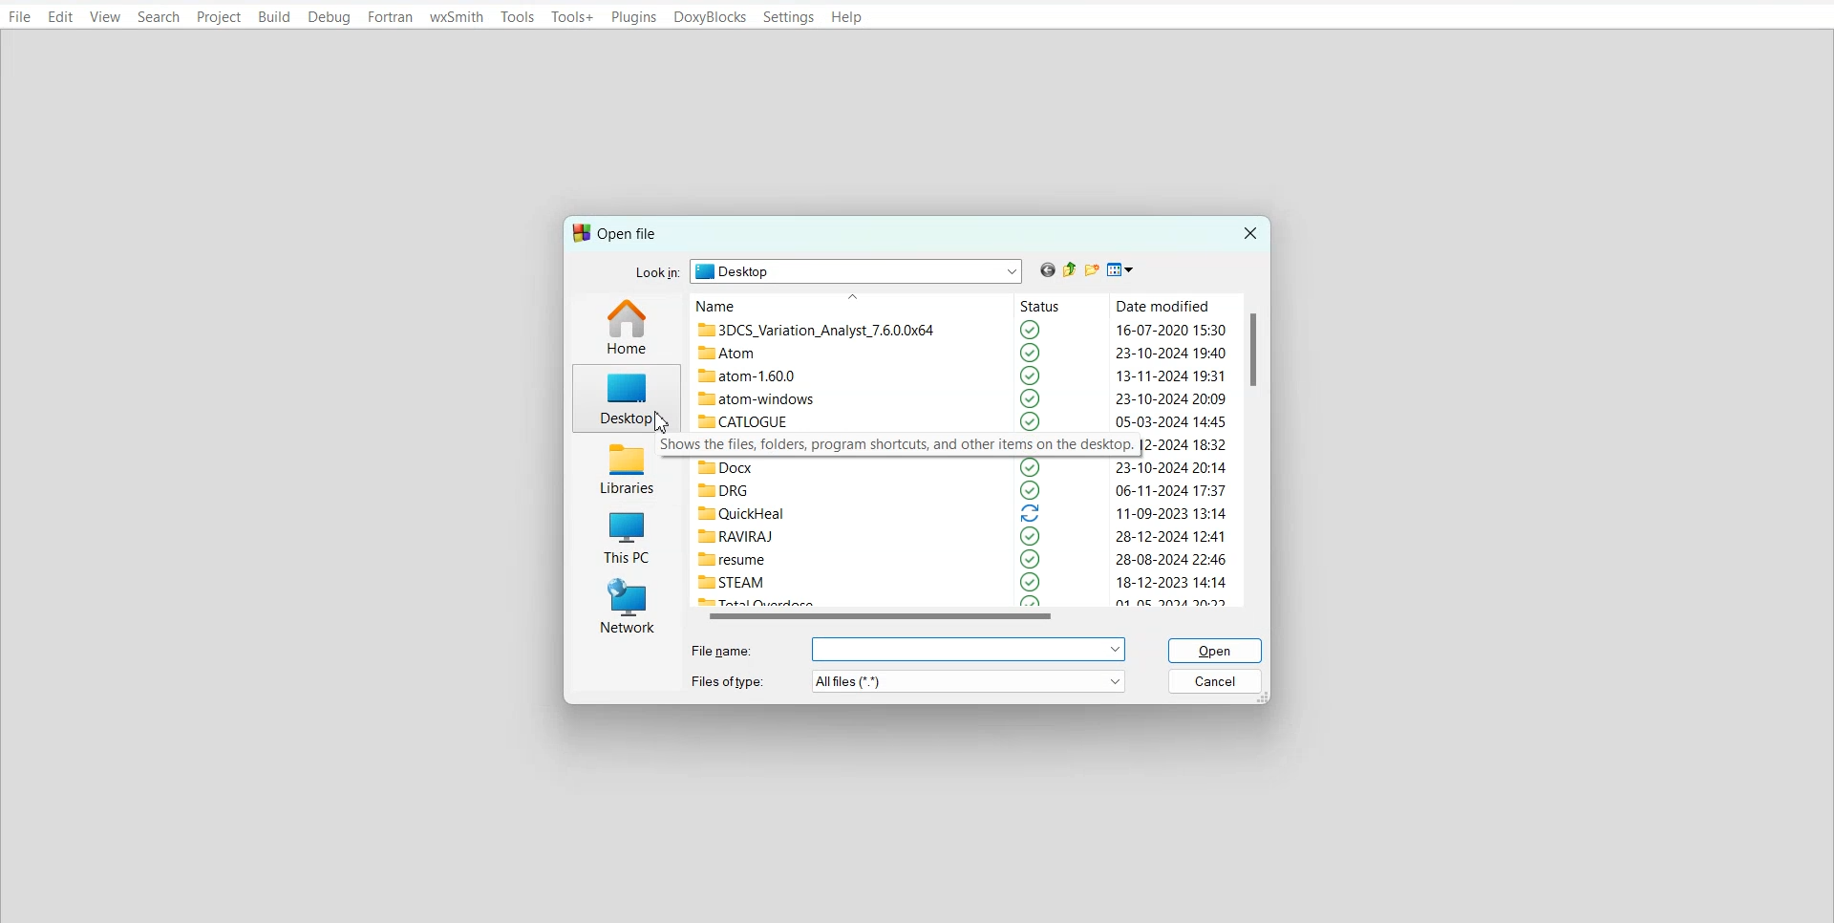 This screenshot has height=923, width=1834. What do you see at coordinates (1169, 332) in the screenshot?
I see `16-07-2020 15:30` at bounding box center [1169, 332].